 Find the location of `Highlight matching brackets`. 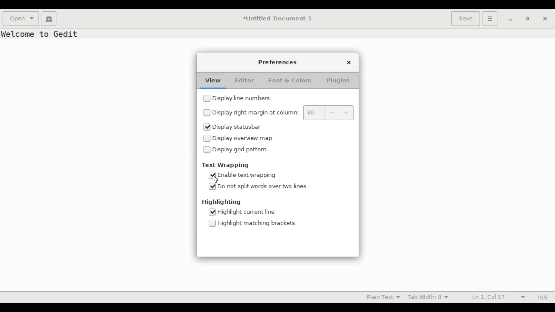

Highlight matching brackets is located at coordinates (256, 224).